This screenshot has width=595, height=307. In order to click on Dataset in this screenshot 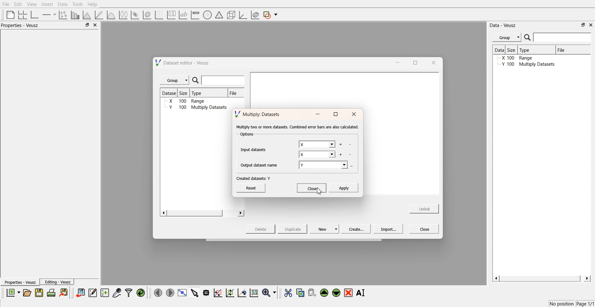, I will do `click(499, 50)`.